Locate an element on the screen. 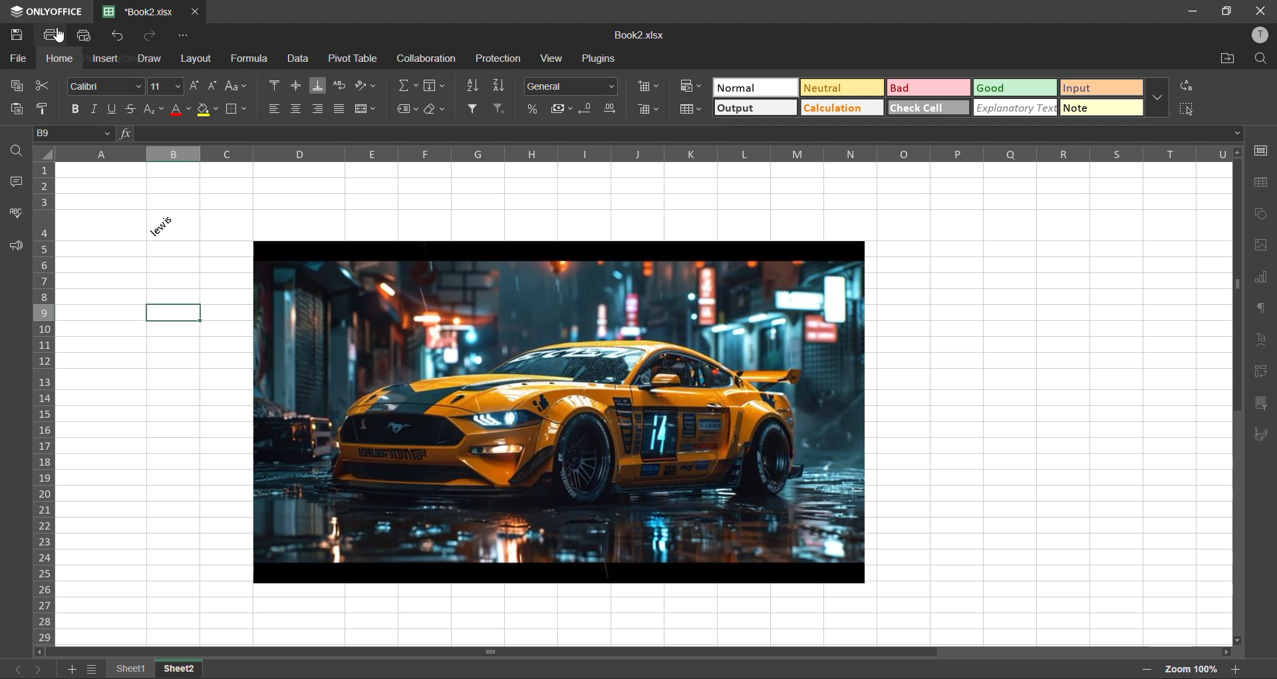 The height and width of the screenshot is (679, 1277). wrap text is located at coordinates (339, 85).